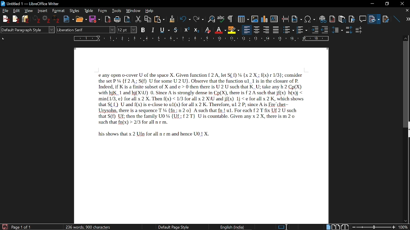  Describe the element at coordinates (235, 226) in the screenshot. I see `English(India)` at that location.